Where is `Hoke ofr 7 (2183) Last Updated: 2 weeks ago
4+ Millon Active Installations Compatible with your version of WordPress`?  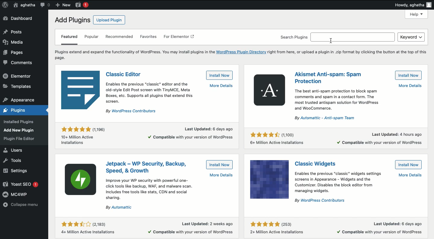 Hoke ofr 7 (2183) Last Updated: 2 weeks ago
4+ Millon Active Installations Compatible with your version of WordPress is located at coordinates (147, 227).